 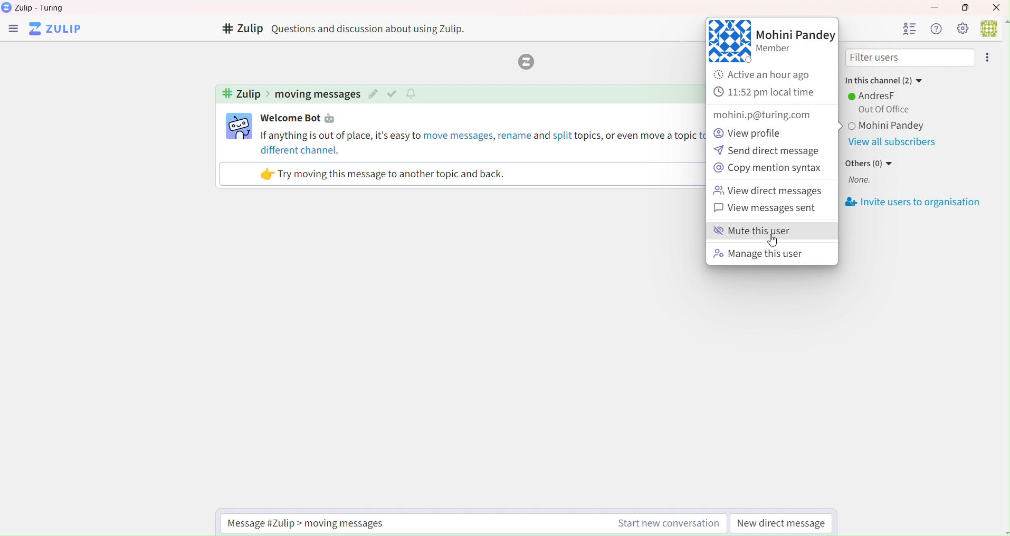 I want to click on notify, so click(x=413, y=93).